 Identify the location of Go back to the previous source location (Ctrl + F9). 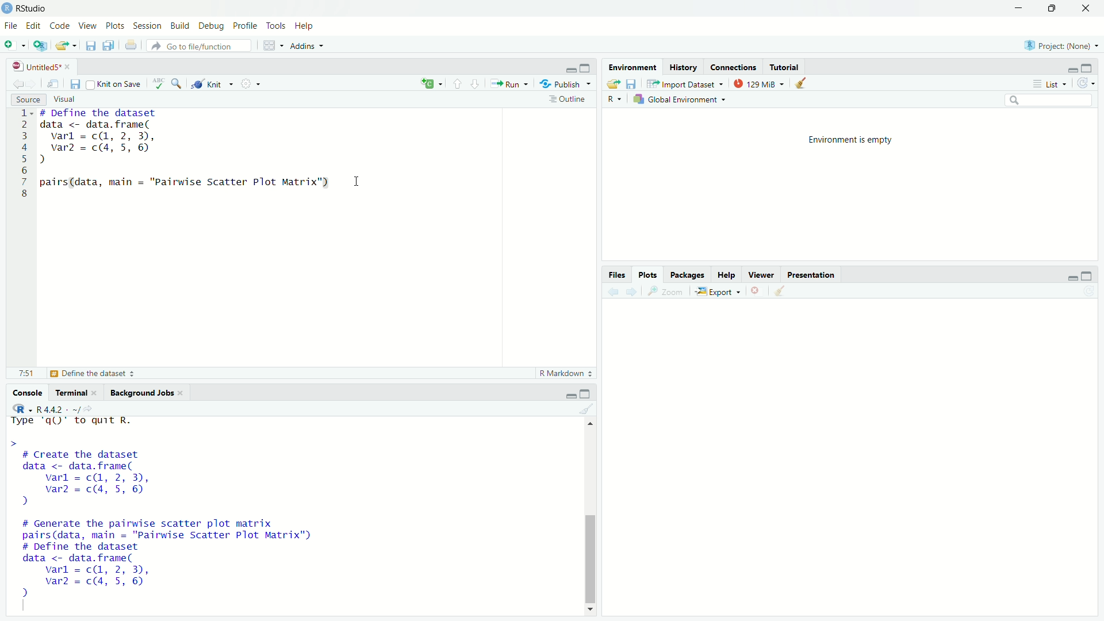
(18, 82).